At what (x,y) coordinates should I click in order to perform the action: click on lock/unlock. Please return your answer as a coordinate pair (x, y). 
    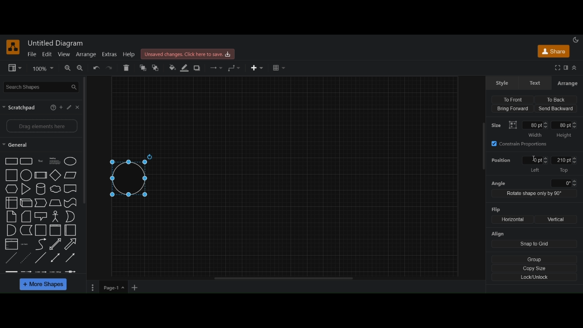
    Looking at the image, I should click on (535, 277).